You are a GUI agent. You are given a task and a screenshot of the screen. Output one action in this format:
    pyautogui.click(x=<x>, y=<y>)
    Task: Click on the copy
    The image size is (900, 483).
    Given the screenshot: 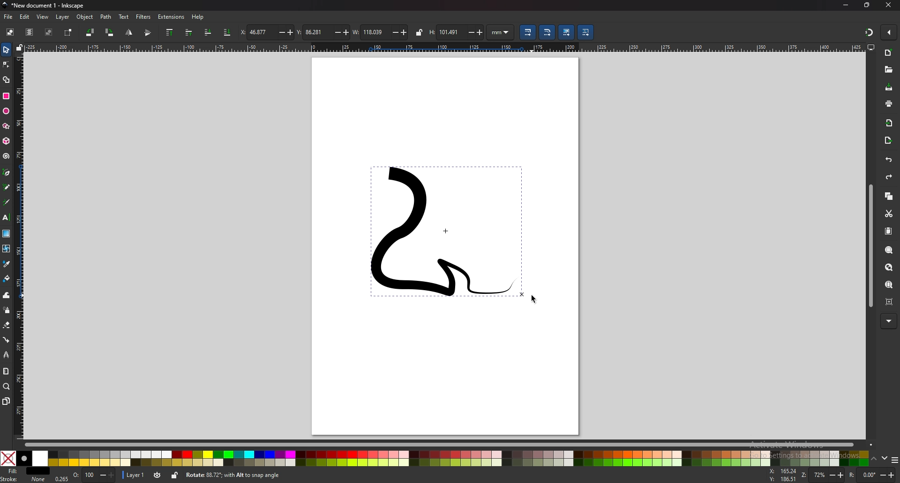 What is the action you would take?
    pyautogui.click(x=889, y=197)
    